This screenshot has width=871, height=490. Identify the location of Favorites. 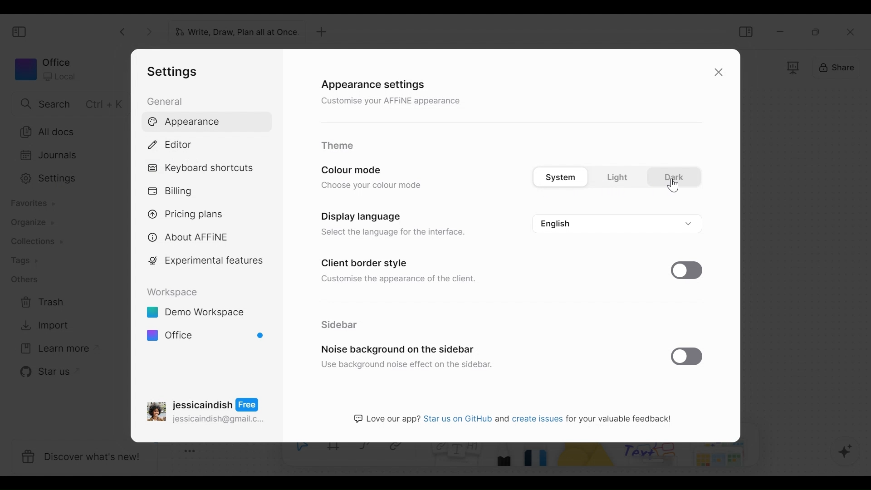
(36, 205).